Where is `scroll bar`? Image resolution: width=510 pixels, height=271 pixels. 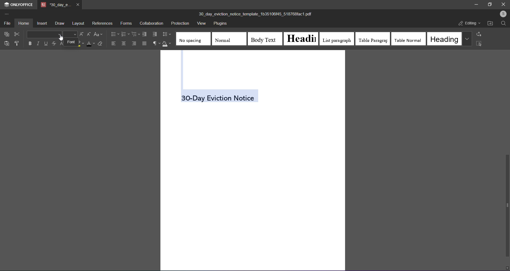 scroll bar is located at coordinates (507, 206).